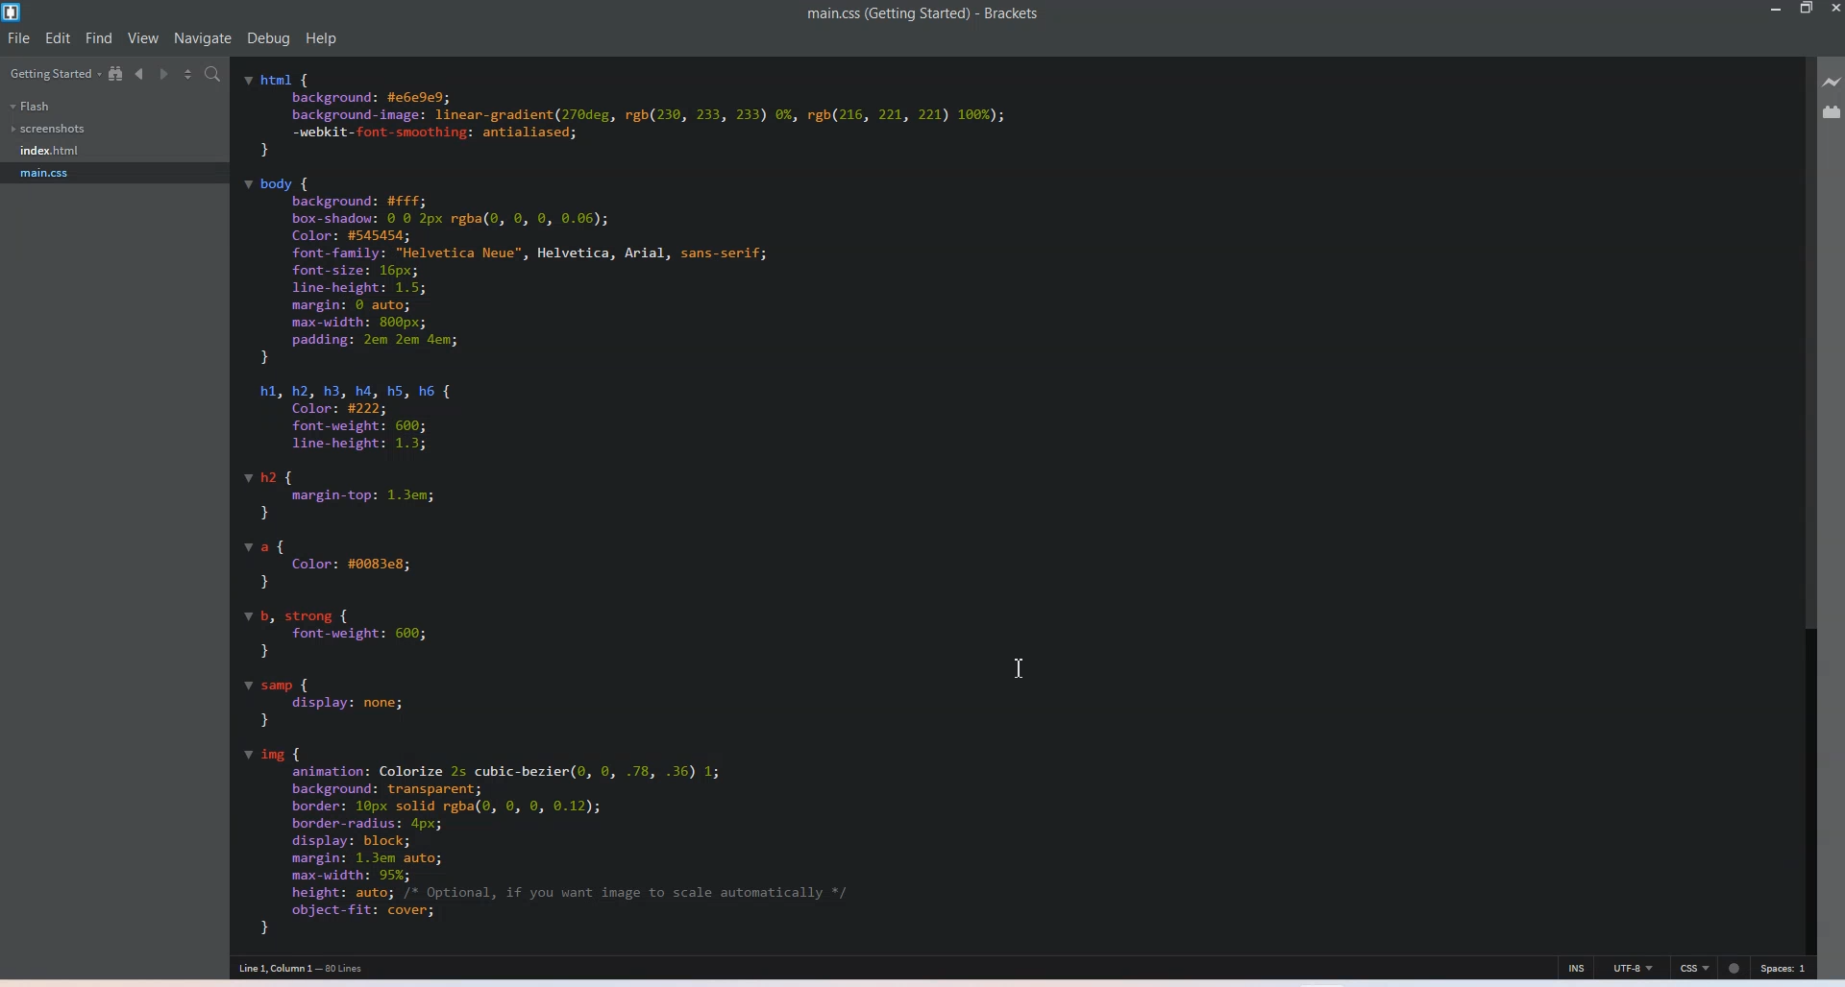  Describe the element at coordinates (1807, 9) in the screenshot. I see `Maximize` at that location.